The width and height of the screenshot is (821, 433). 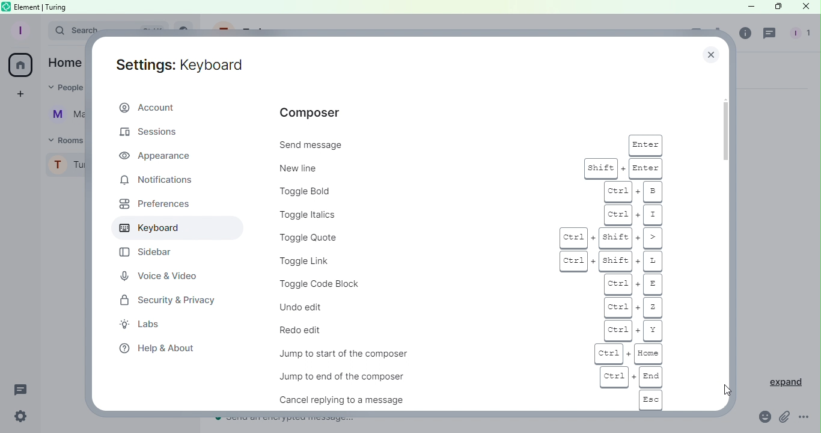 I want to click on Threads, so click(x=771, y=34).